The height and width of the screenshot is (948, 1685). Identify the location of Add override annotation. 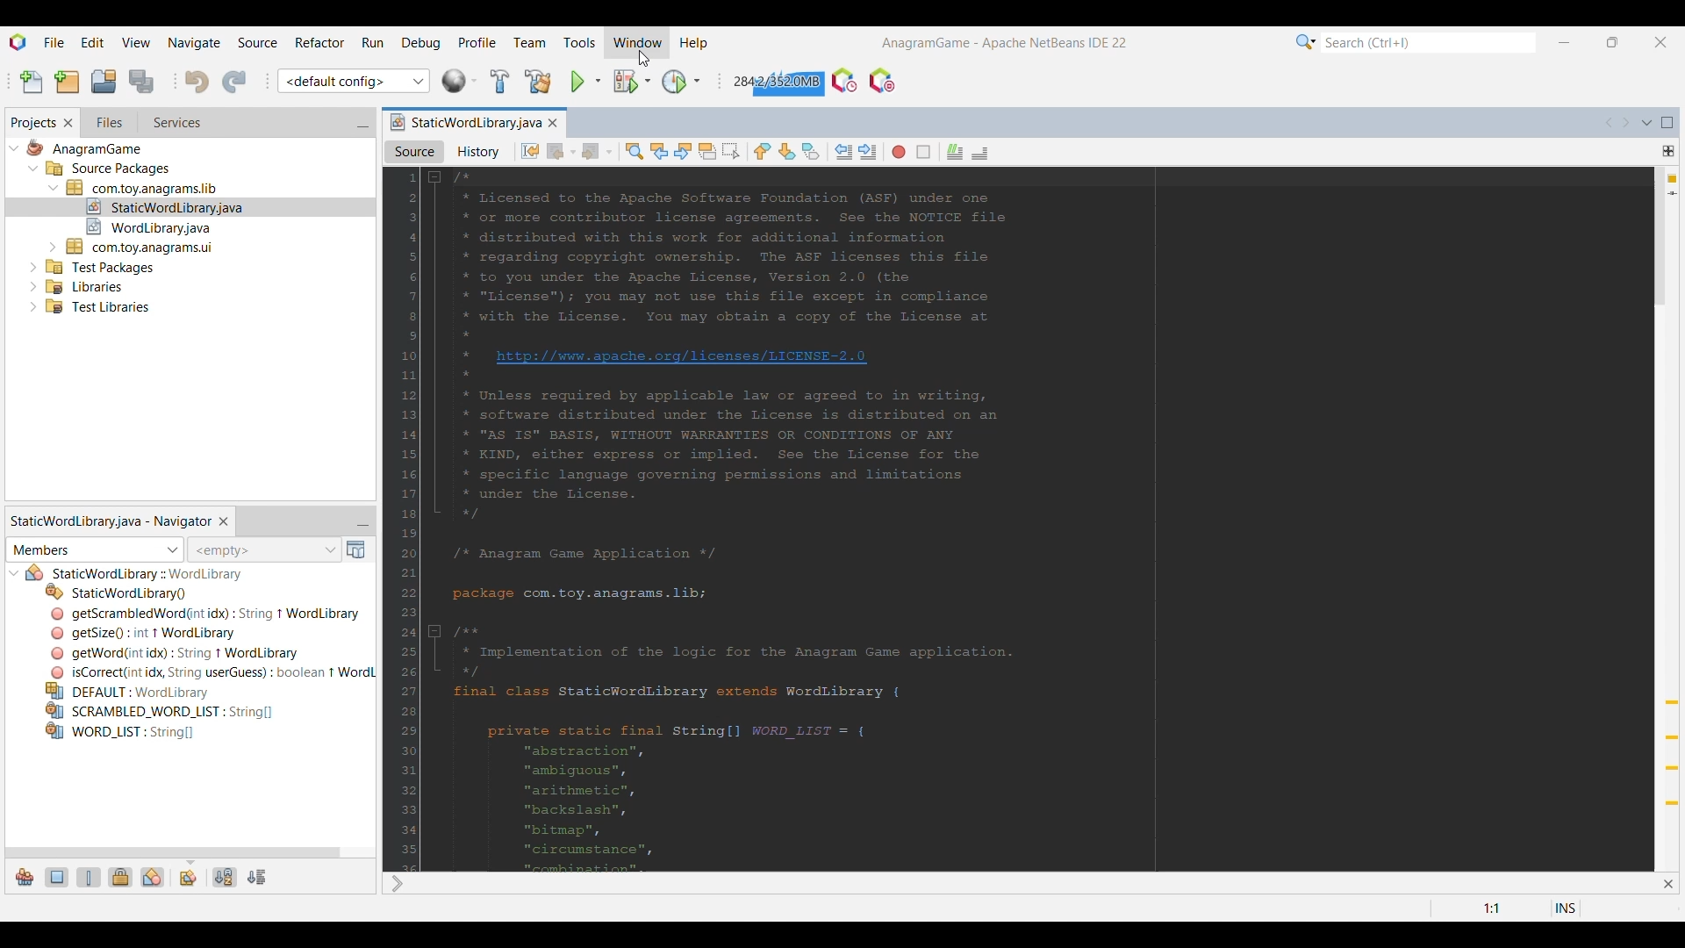
(1671, 754).